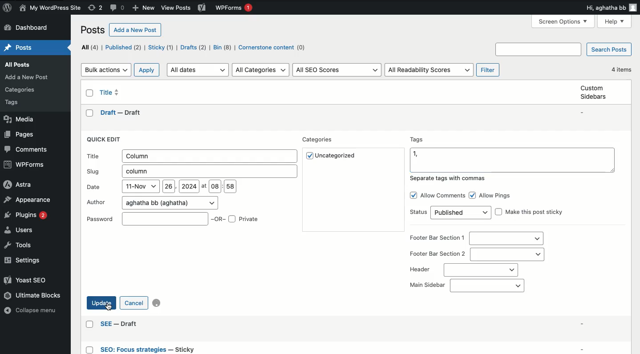  What do you see at coordinates (538, 49) in the screenshot?
I see `` at bounding box center [538, 49].